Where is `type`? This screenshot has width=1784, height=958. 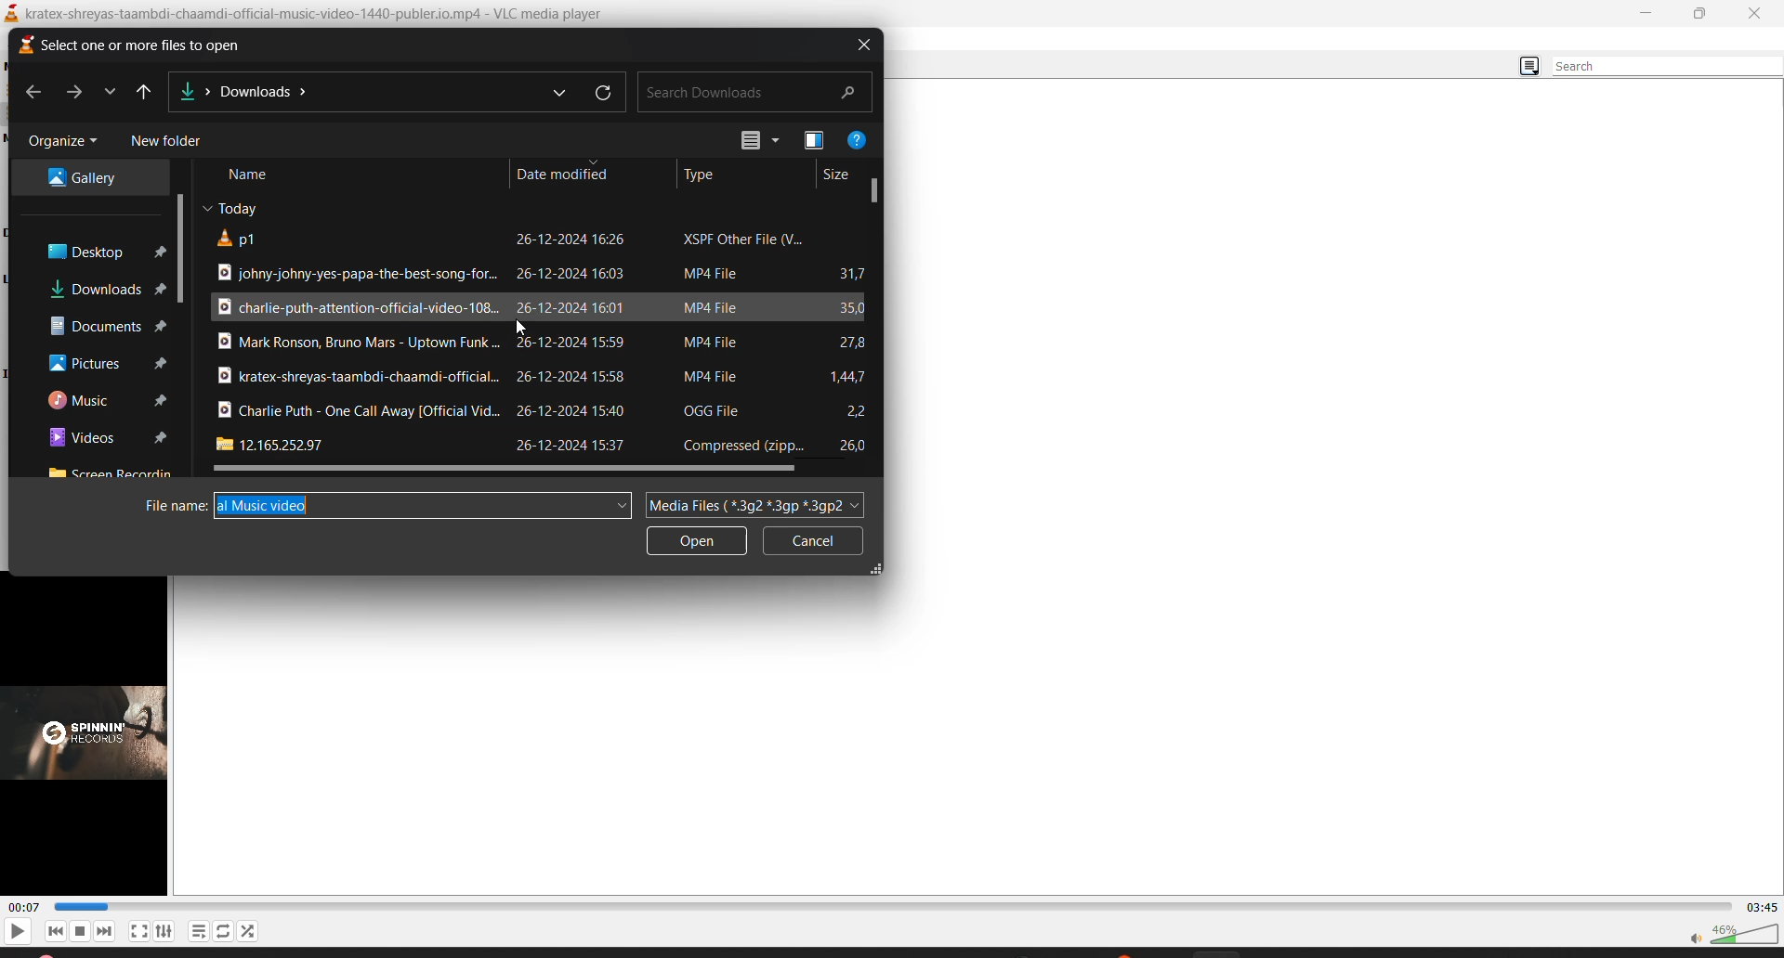 type is located at coordinates (718, 177).